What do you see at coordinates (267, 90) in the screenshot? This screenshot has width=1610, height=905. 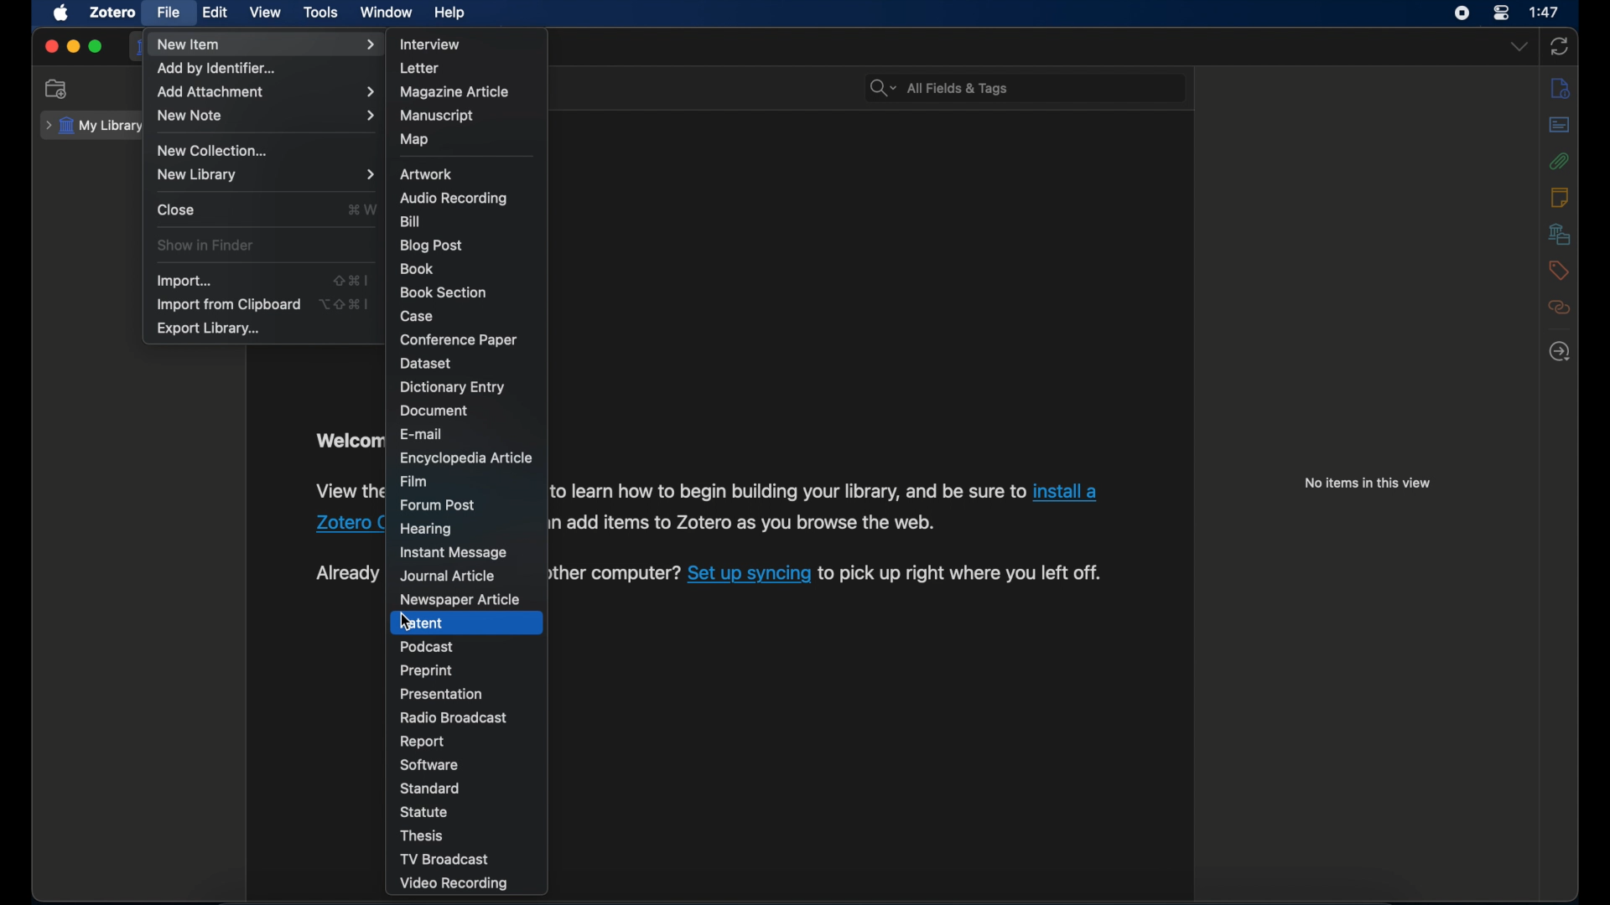 I see `add attachment` at bounding box center [267, 90].